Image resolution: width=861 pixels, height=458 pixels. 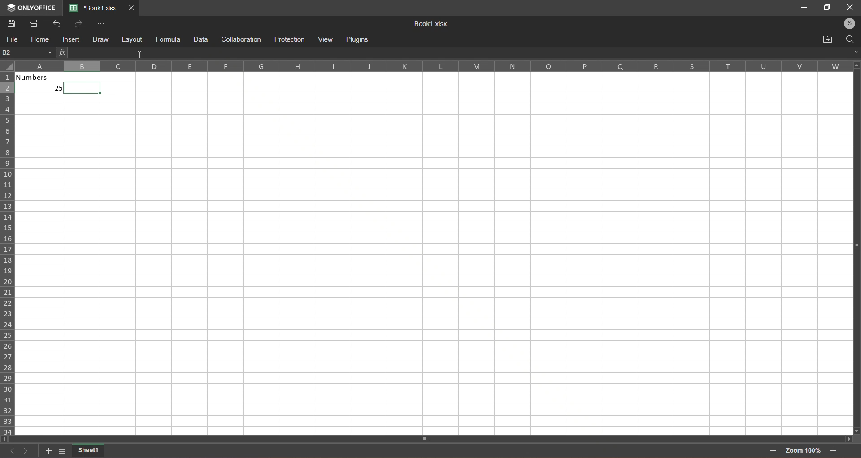 I want to click on Horizontal scroll bar, so click(x=427, y=438).